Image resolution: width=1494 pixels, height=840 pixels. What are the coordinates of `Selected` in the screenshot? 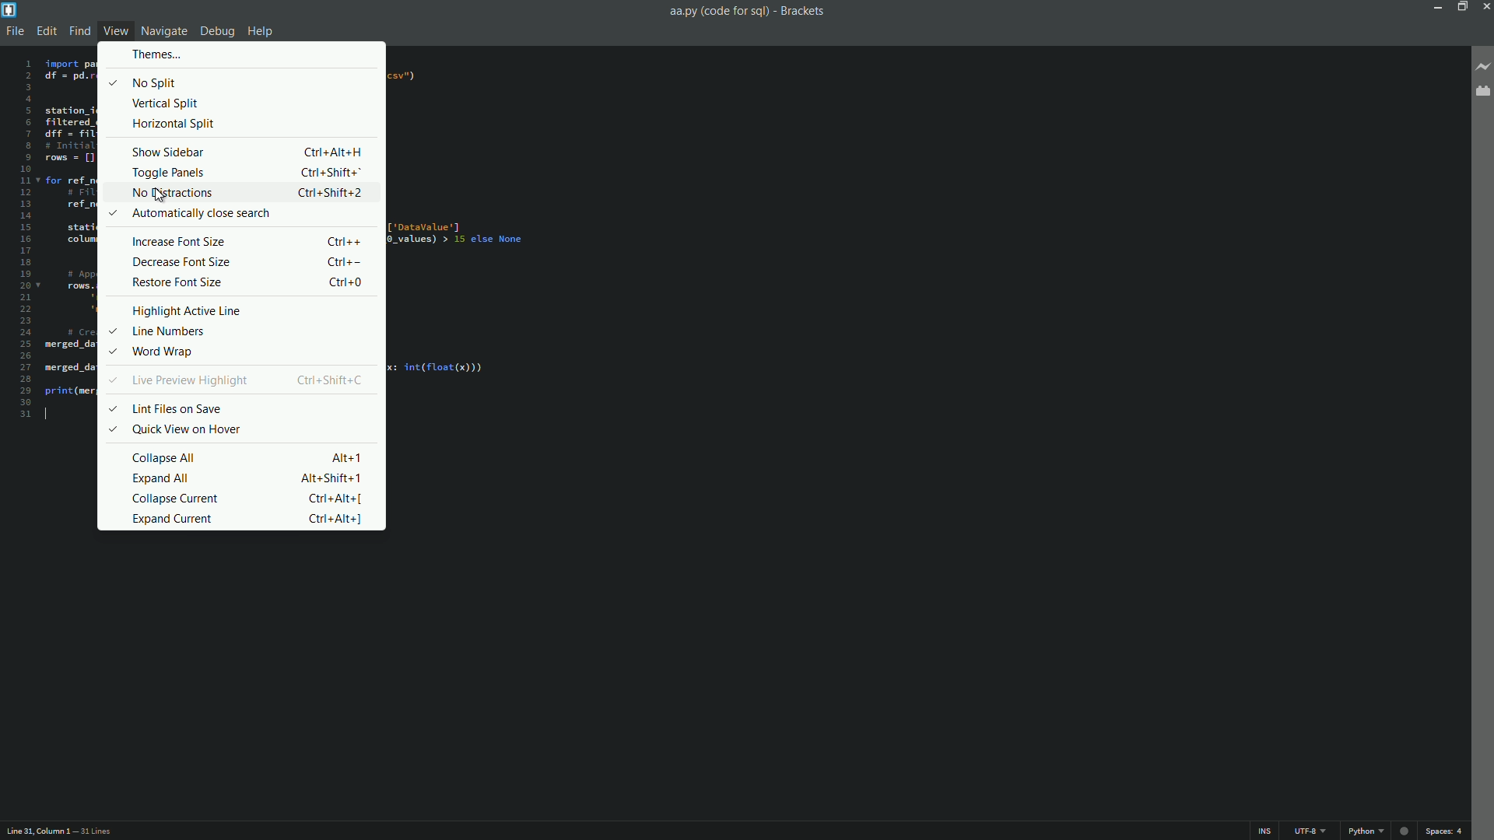 It's located at (112, 330).